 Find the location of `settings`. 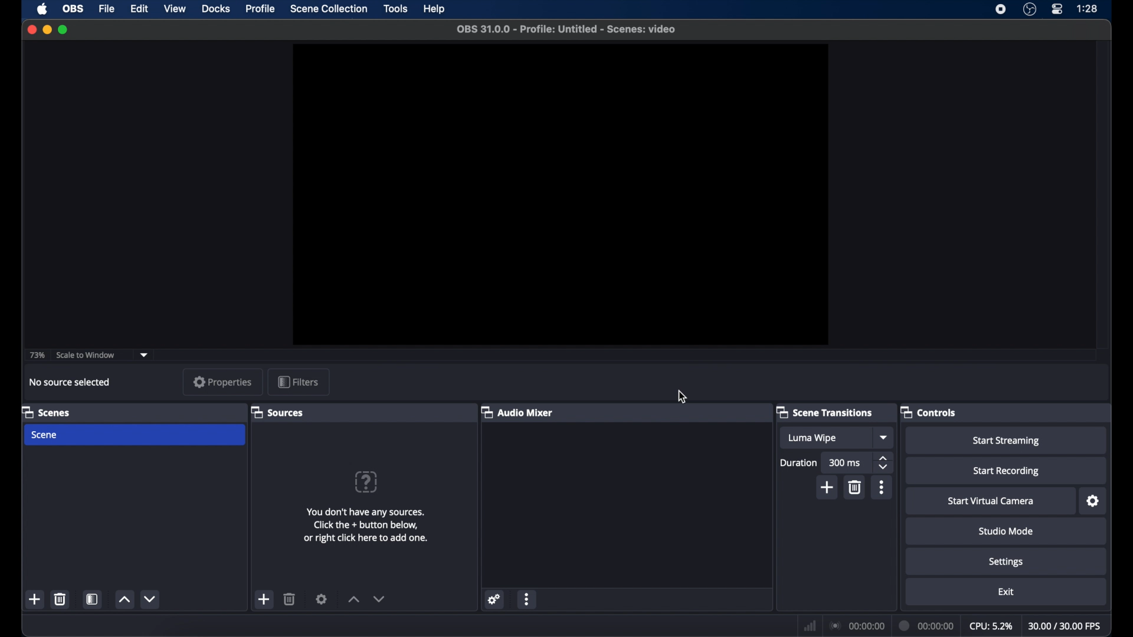

settings is located at coordinates (493, 600).